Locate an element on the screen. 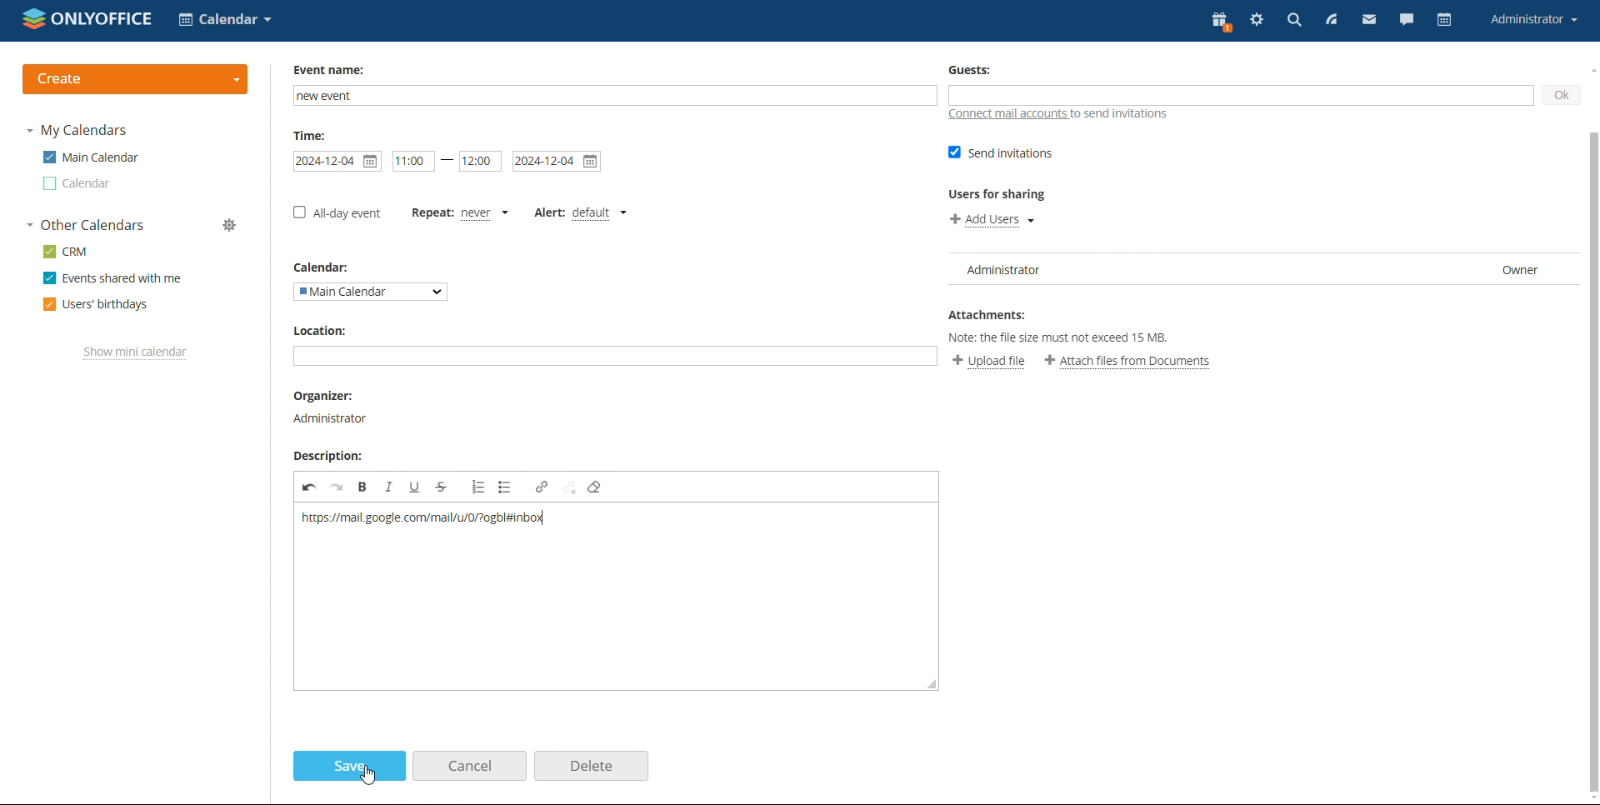  underline is located at coordinates (416, 487).